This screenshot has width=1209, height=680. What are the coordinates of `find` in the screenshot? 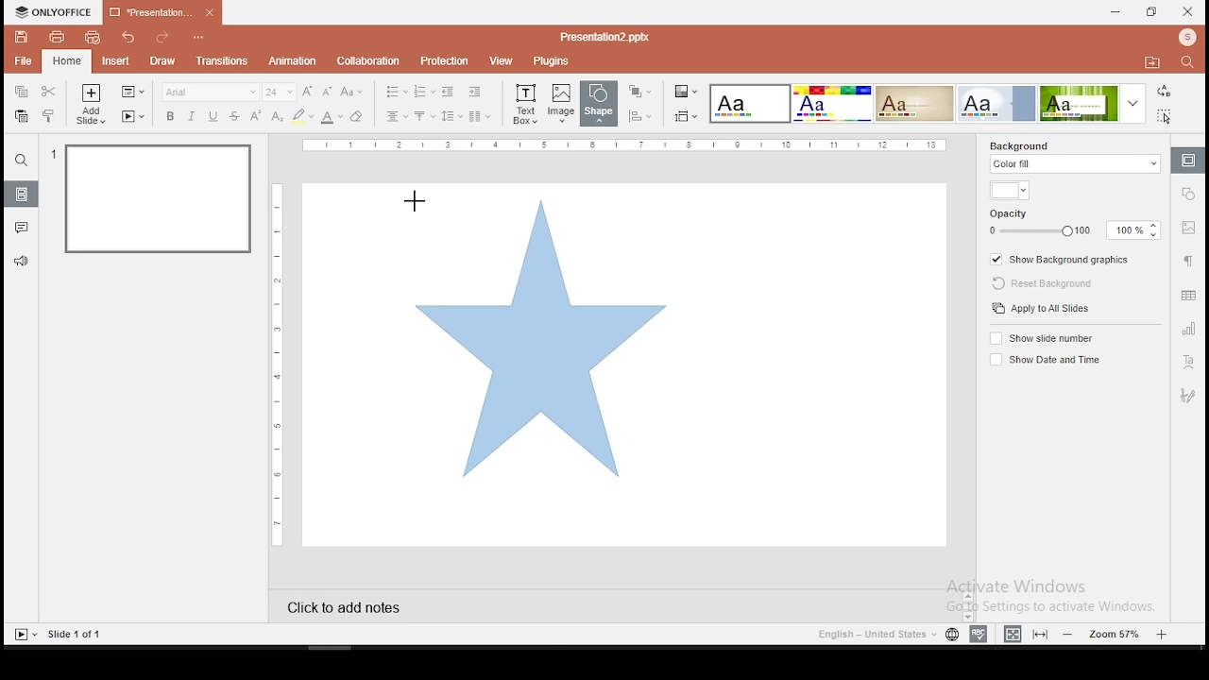 It's located at (1191, 64).